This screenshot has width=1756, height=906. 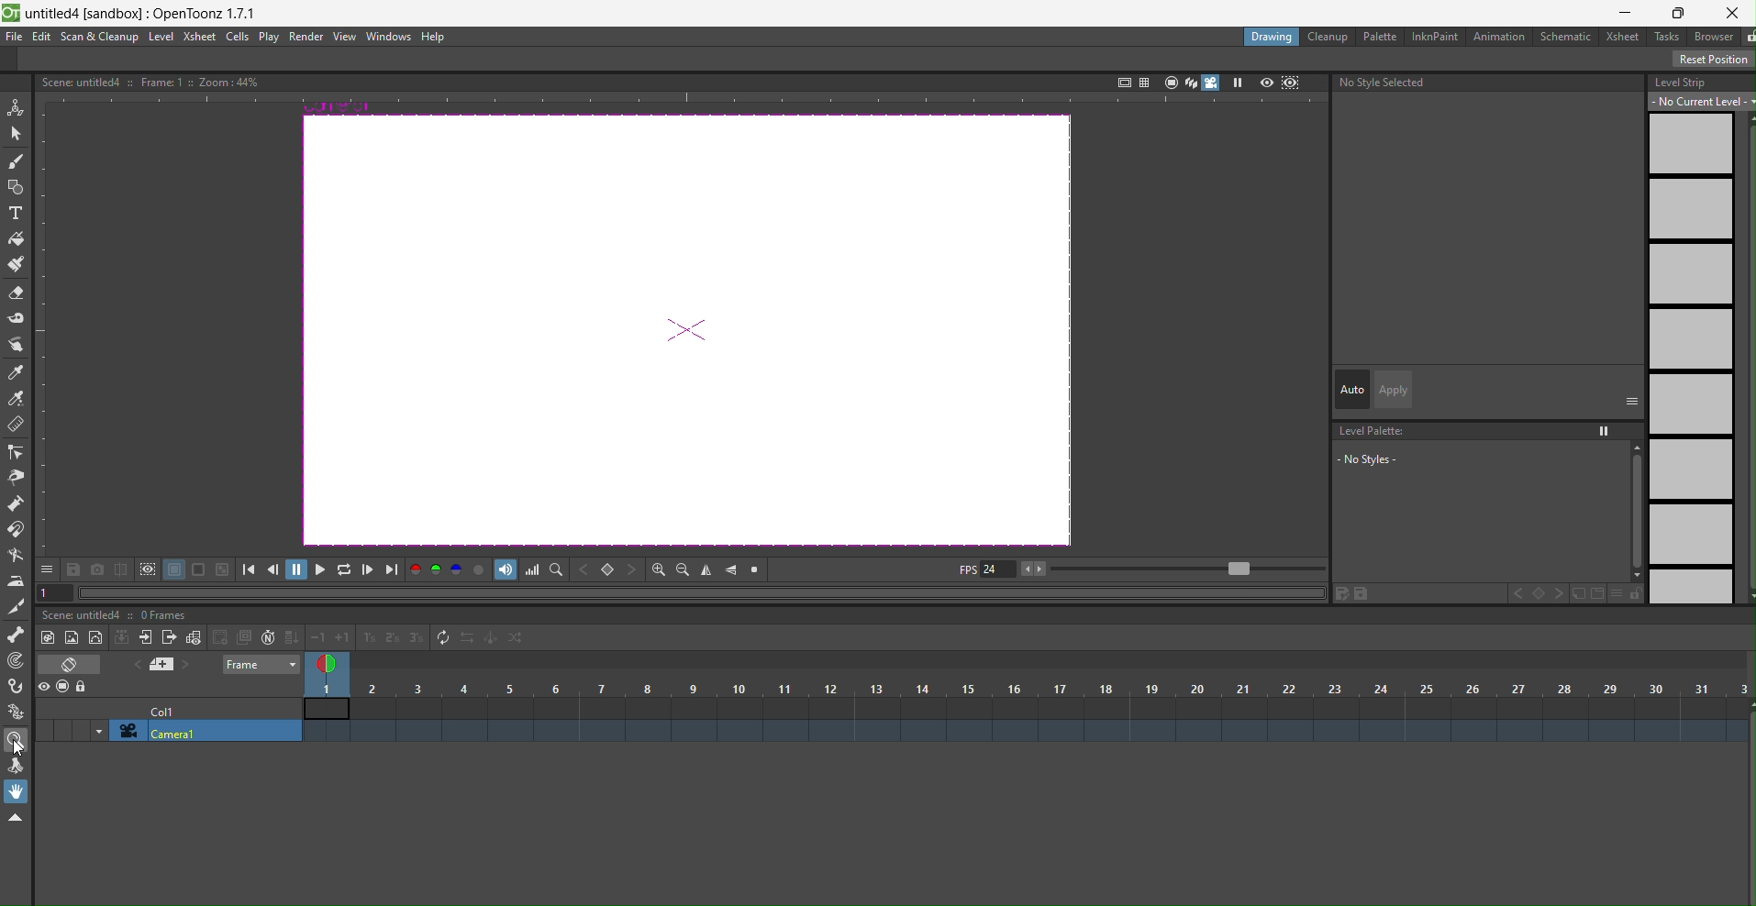 What do you see at coordinates (11, 12) in the screenshot?
I see `logo` at bounding box center [11, 12].